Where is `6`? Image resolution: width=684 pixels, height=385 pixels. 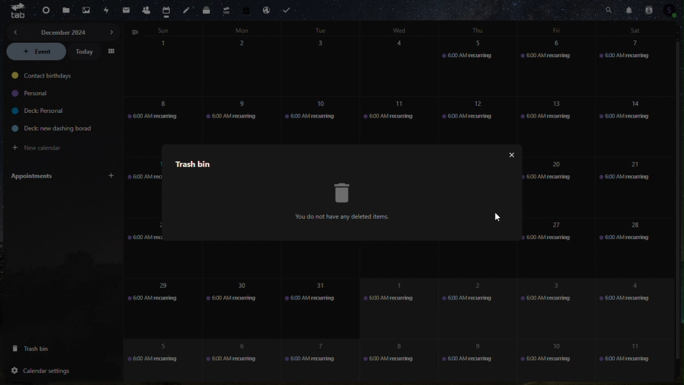 6 is located at coordinates (232, 358).